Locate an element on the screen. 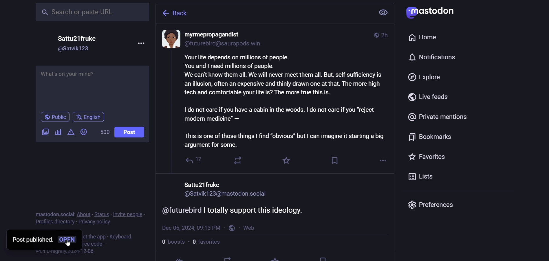 The image size is (549, 261). live feed is located at coordinates (429, 97).